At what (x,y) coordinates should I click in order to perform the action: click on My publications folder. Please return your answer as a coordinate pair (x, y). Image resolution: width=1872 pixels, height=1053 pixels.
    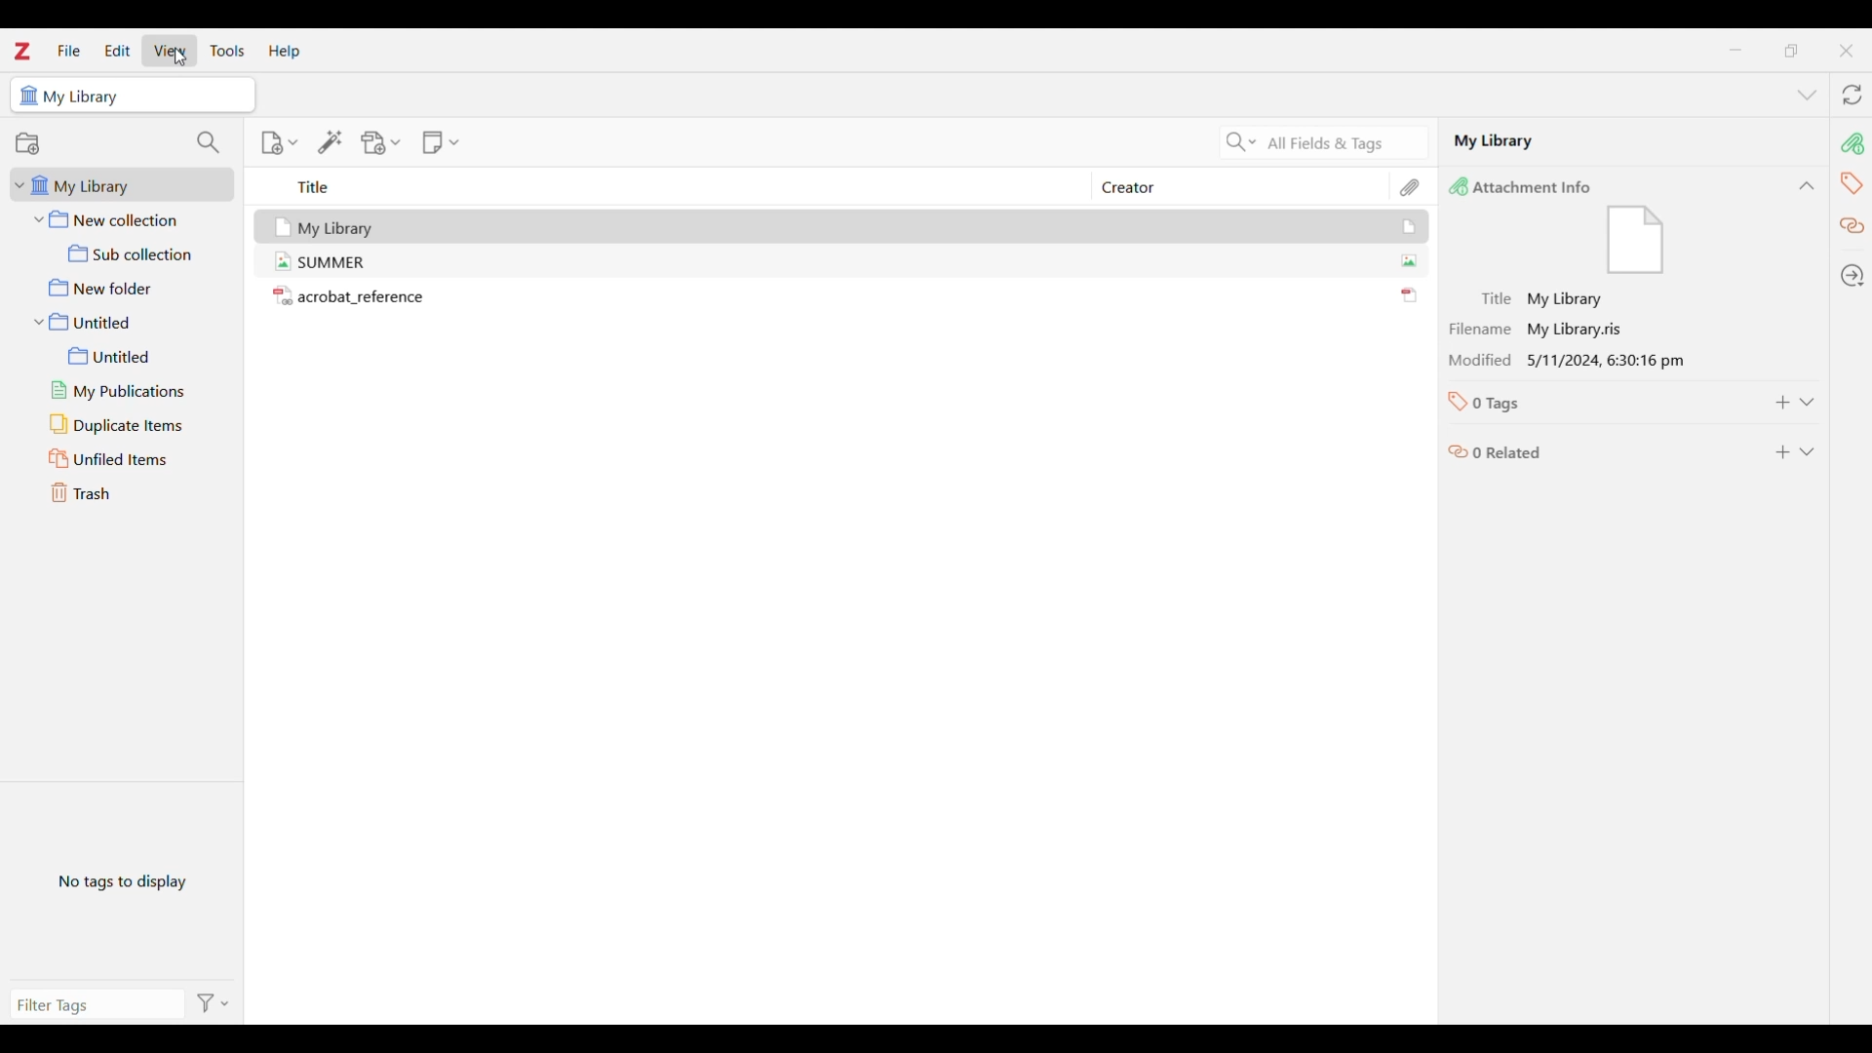
    Looking at the image, I should click on (131, 391).